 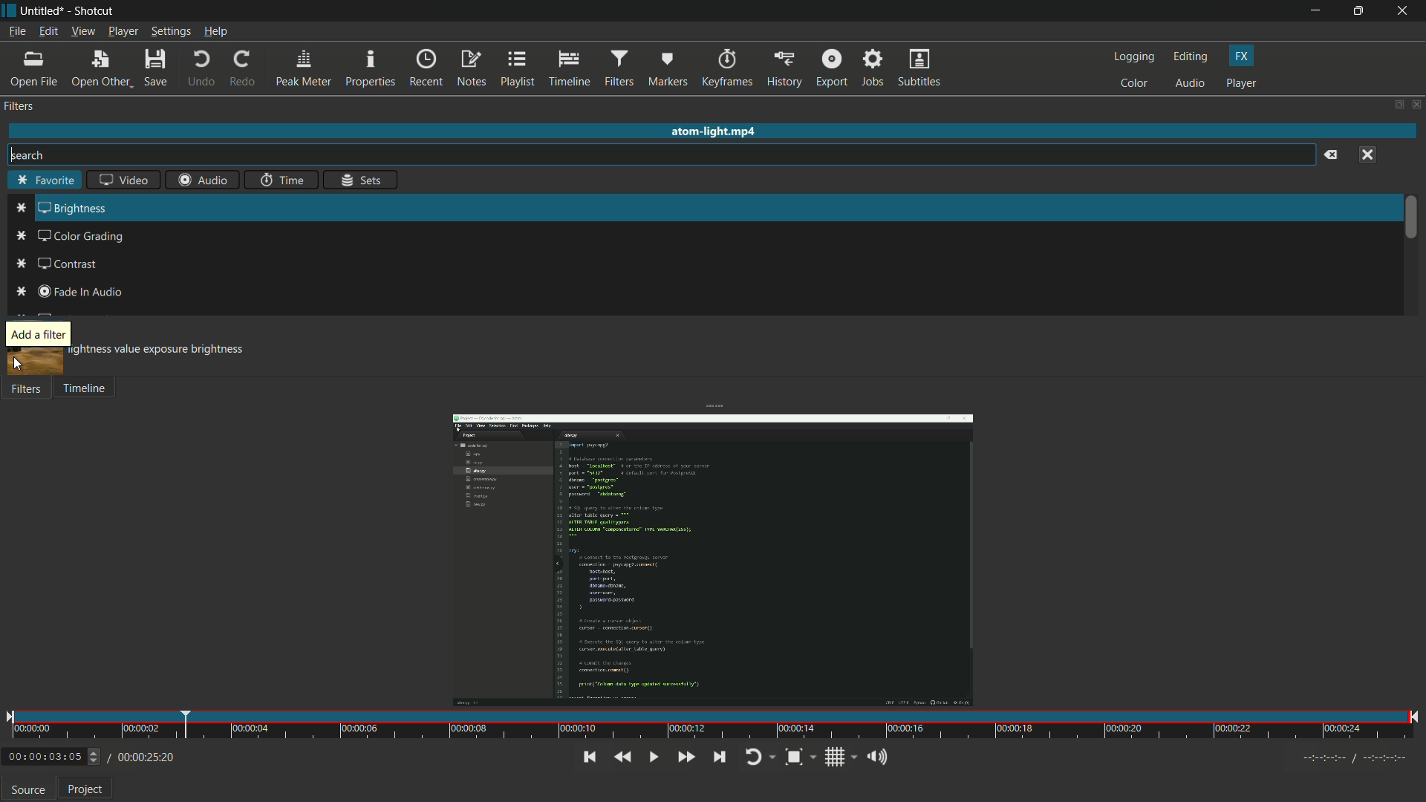 I want to click on favorite, so click(x=42, y=181).